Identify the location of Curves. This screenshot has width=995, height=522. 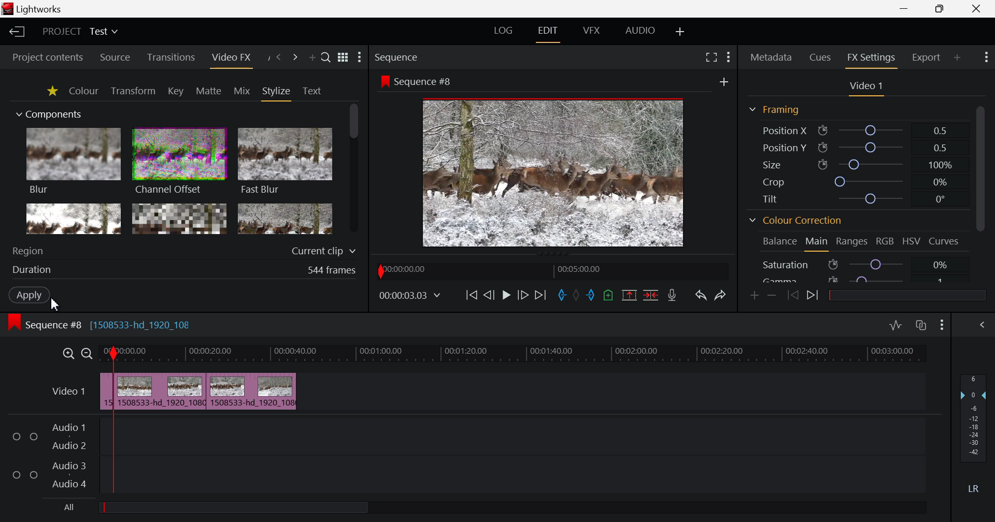
(945, 241).